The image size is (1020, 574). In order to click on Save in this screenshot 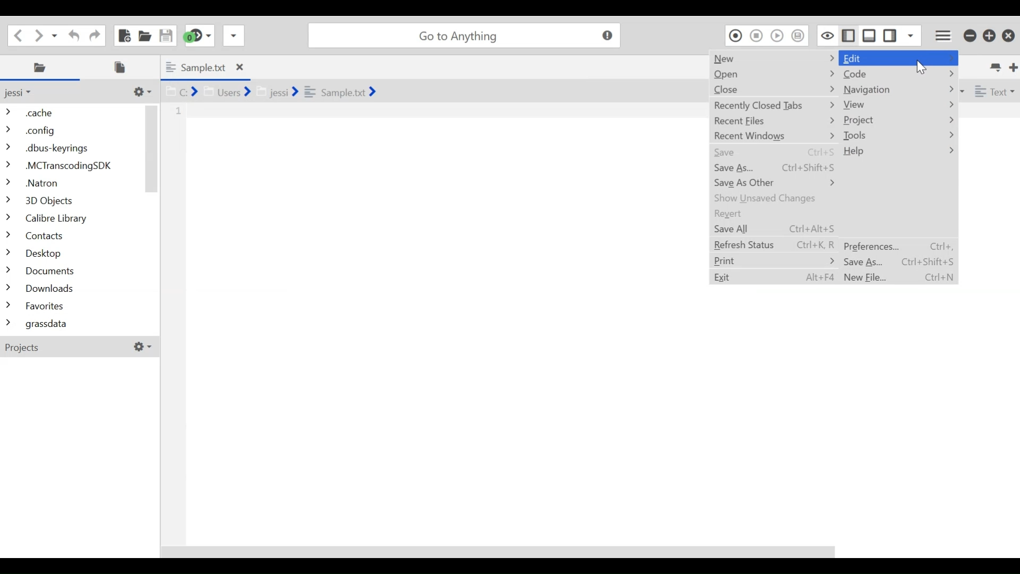, I will do `click(772, 154)`.